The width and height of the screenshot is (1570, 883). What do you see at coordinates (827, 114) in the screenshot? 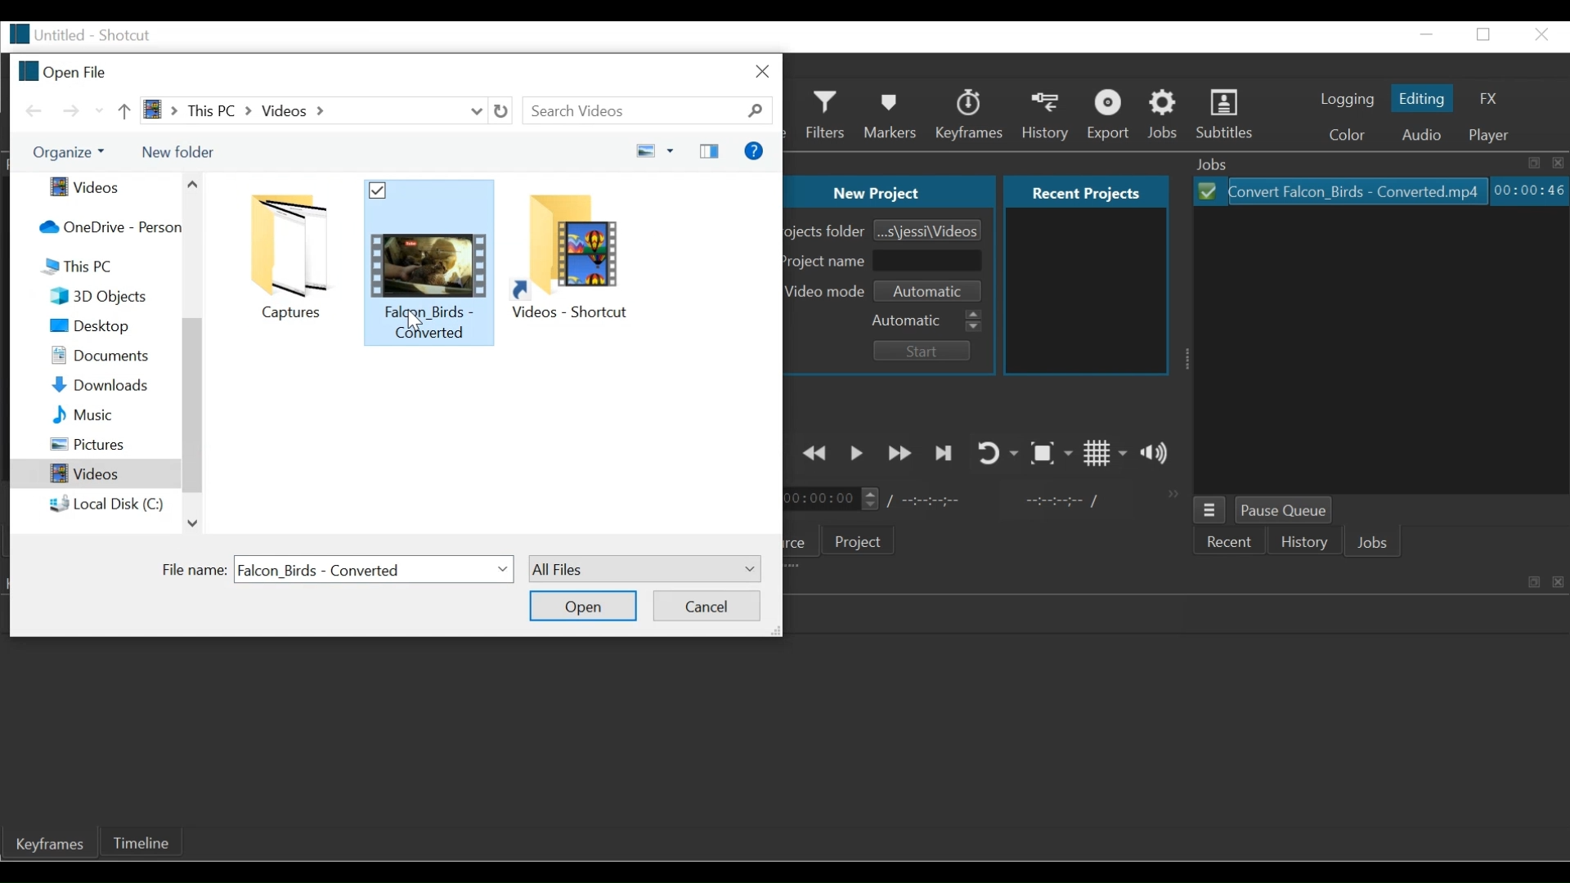
I see `Filters` at bounding box center [827, 114].